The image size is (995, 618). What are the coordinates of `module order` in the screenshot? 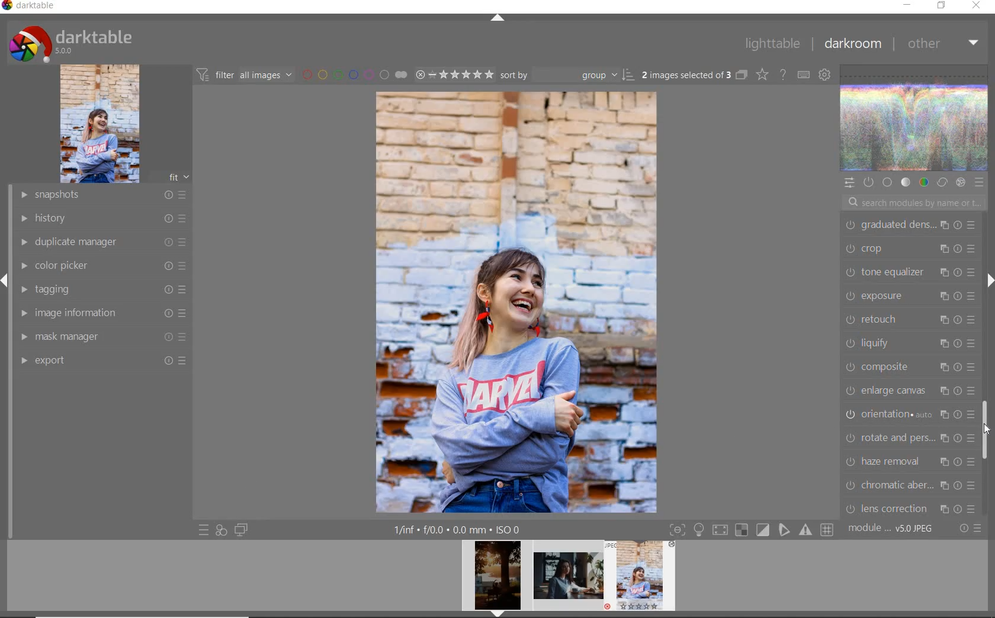 It's located at (892, 529).